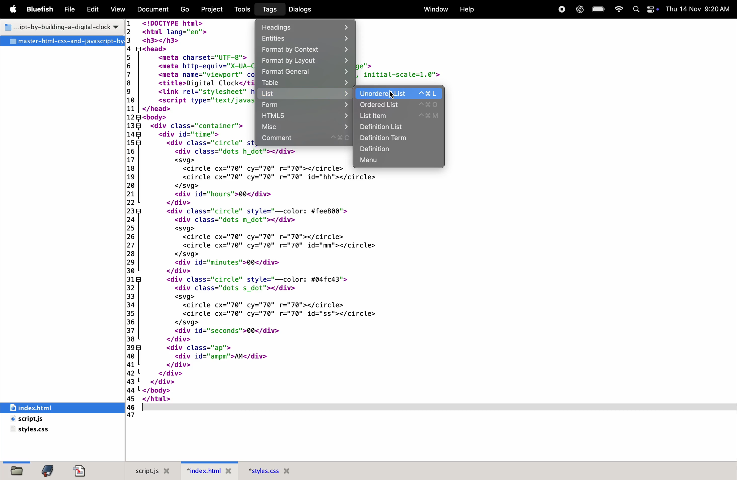 This screenshot has height=480, width=737. What do you see at coordinates (268, 9) in the screenshot?
I see `Tags` at bounding box center [268, 9].